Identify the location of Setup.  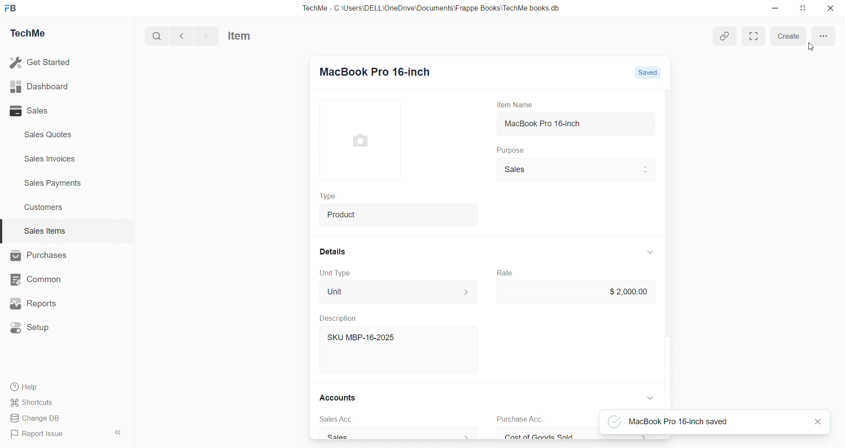
(33, 327).